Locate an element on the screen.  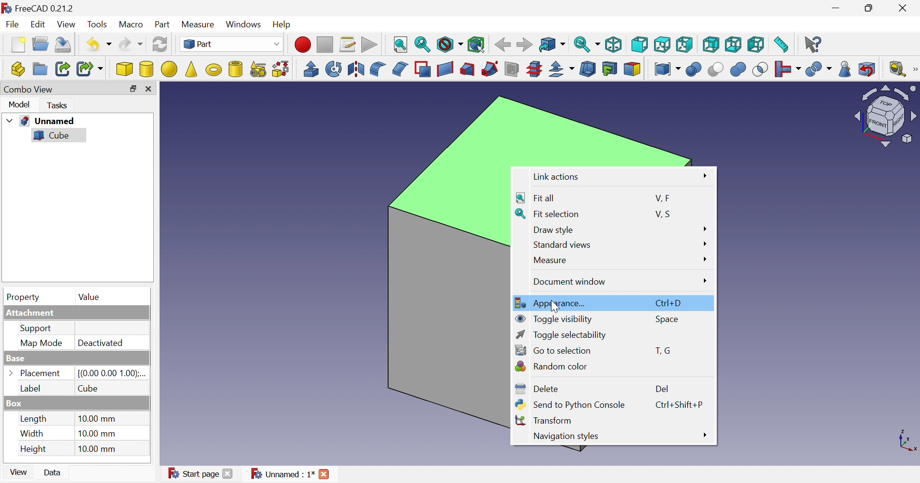
Del is located at coordinates (661, 388).